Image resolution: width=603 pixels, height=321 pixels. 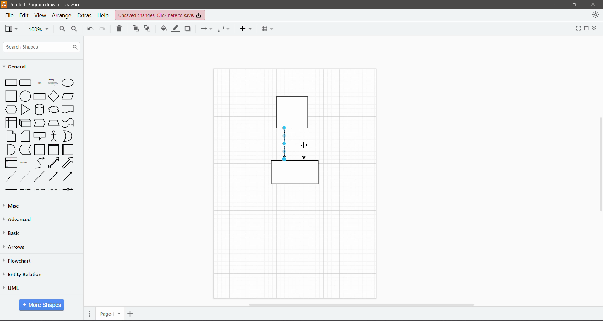 I want to click on File, so click(x=9, y=16).